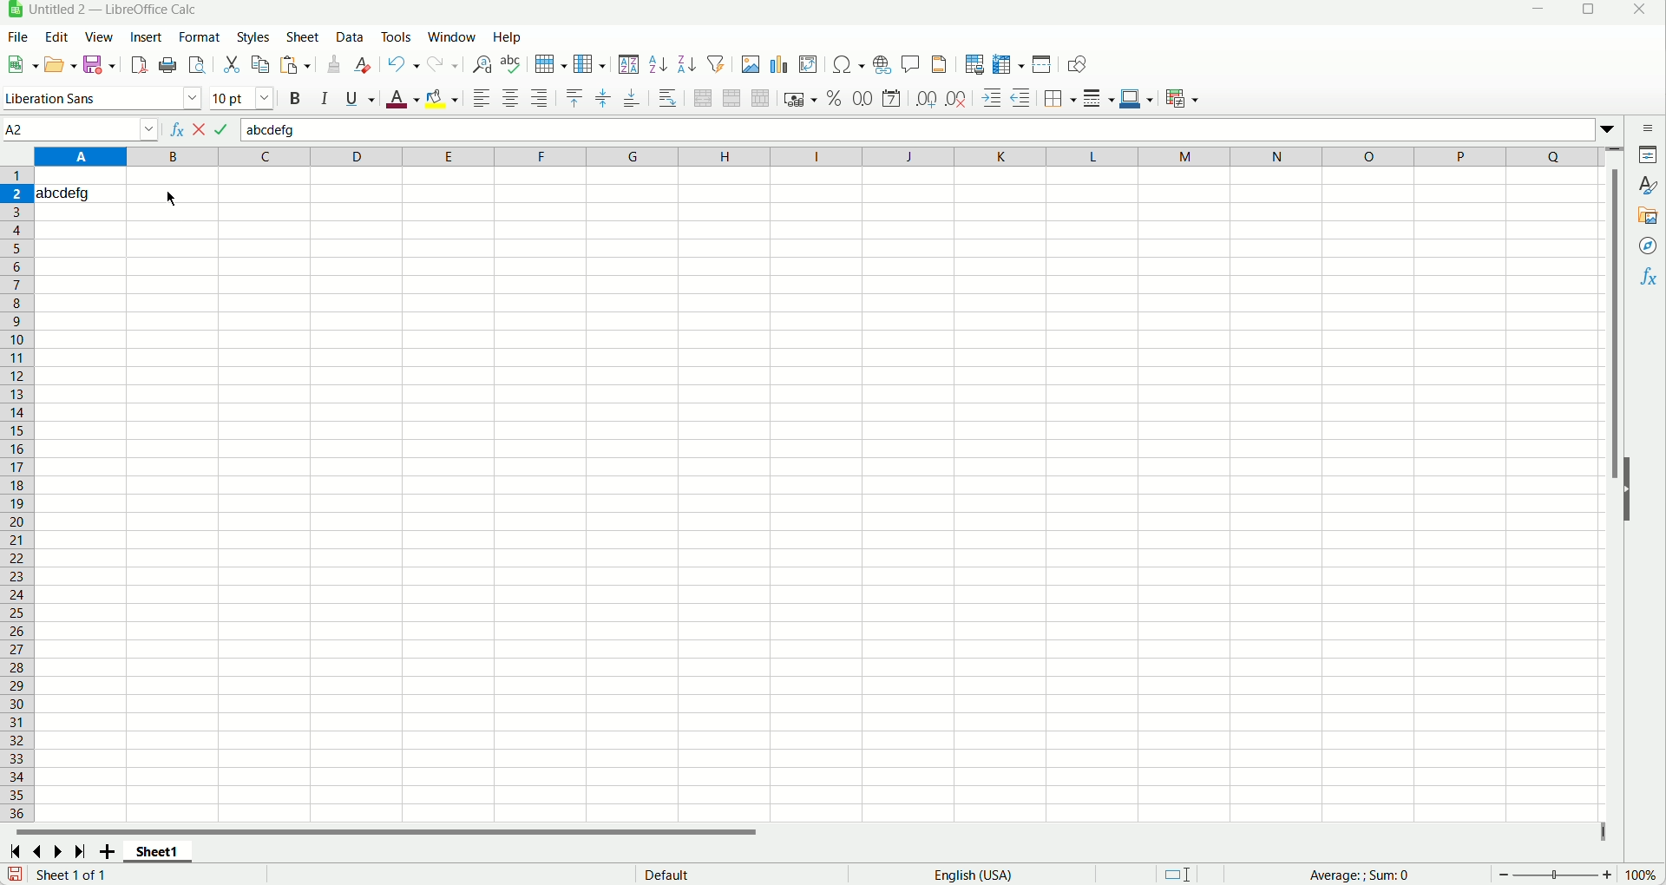  What do you see at coordinates (731, 100) in the screenshot?
I see `merge cells` at bounding box center [731, 100].